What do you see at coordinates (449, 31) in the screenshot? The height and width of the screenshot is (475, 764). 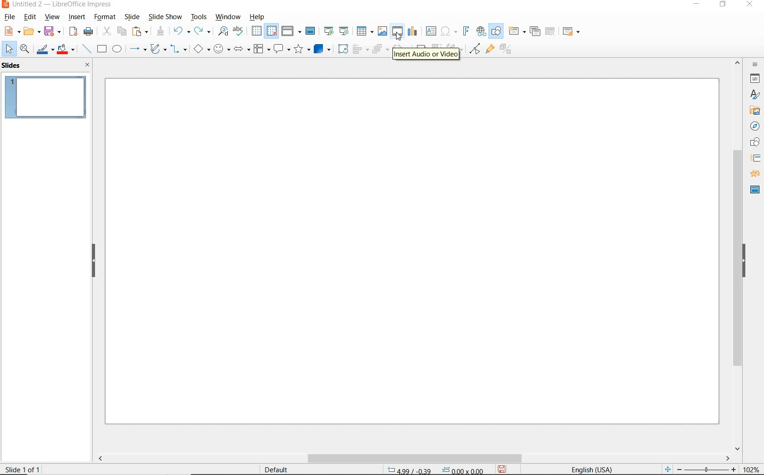 I see `INSERT SPECIAL CHARACTERS` at bounding box center [449, 31].